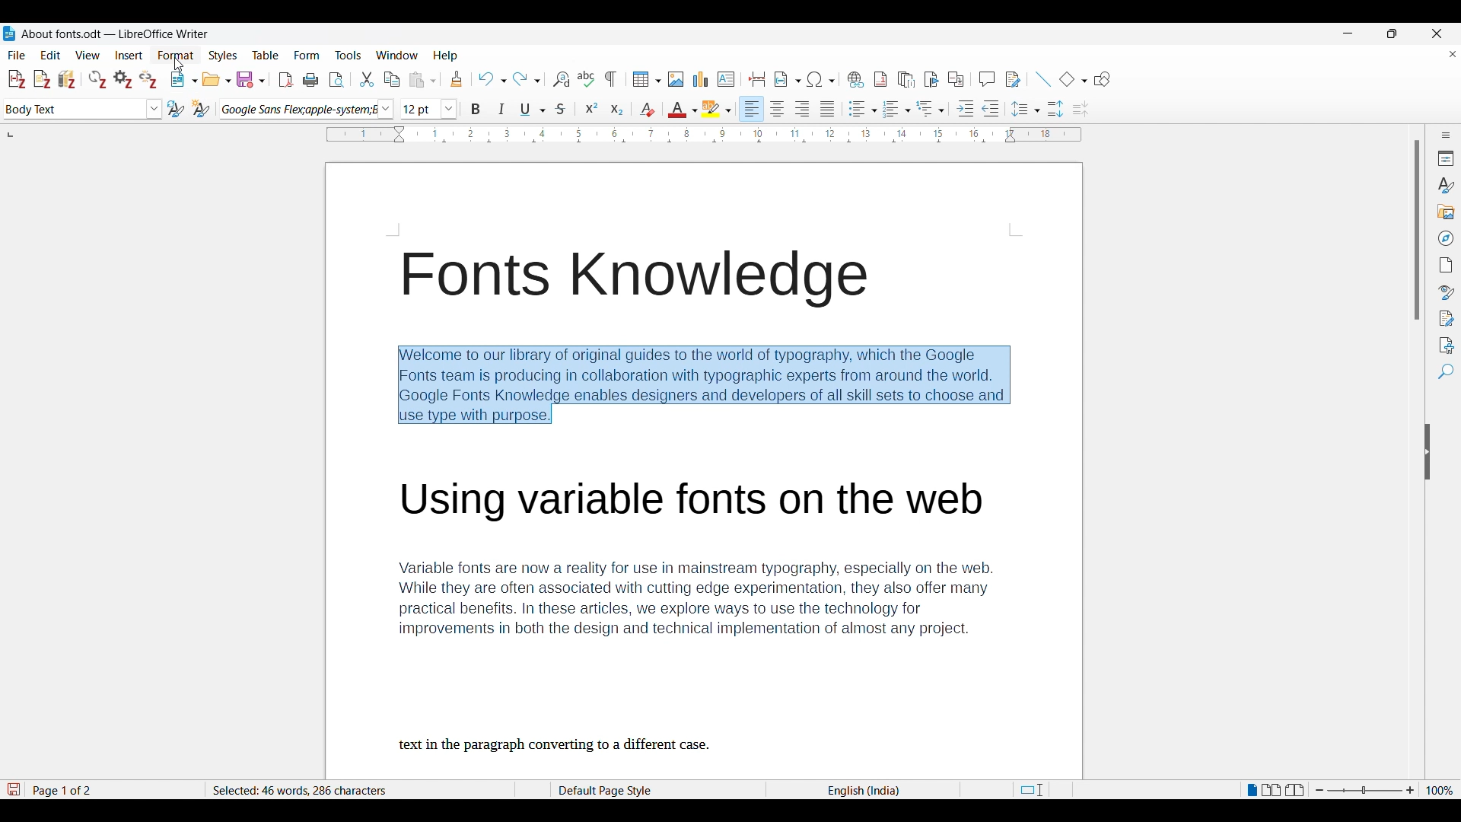 The width and height of the screenshot is (1461, 822). Describe the element at coordinates (1418, 231) in the screenshot. I see `Vertical slide bar` at that location.